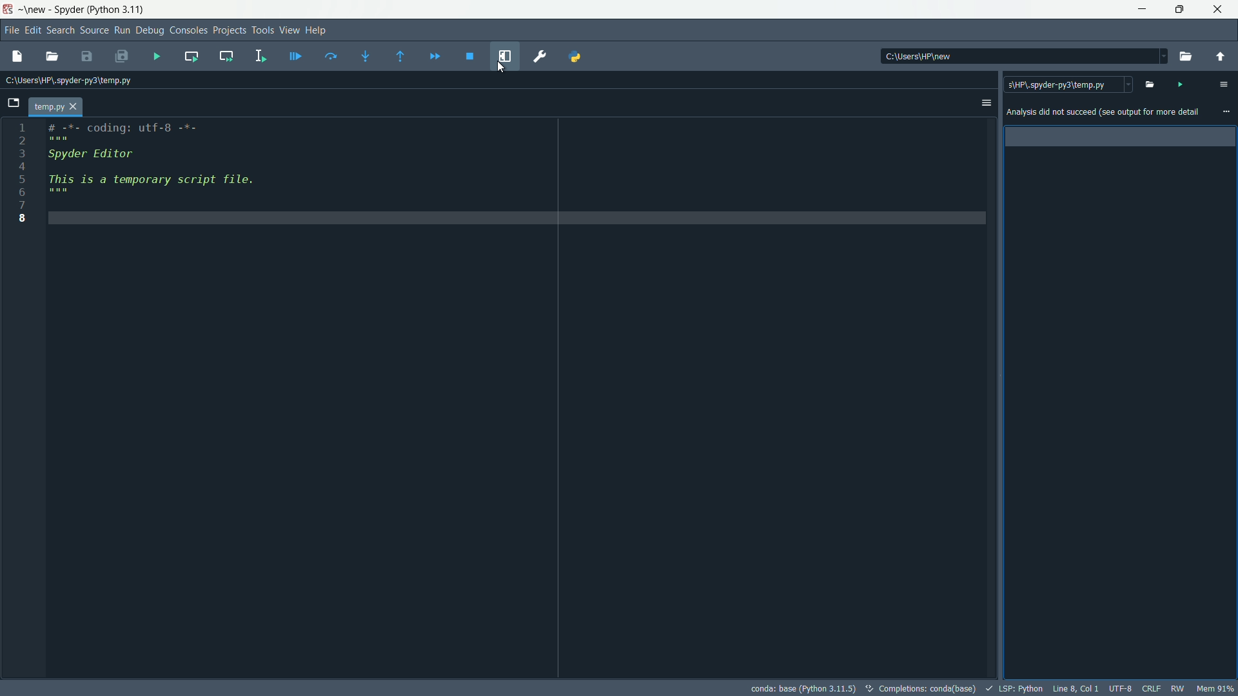 The width and height of the screenshot is (1238, 696). What do you see at coordinates (55, 108) in the screenshot?
I see `temp.py` at bounding box center [55, 108].